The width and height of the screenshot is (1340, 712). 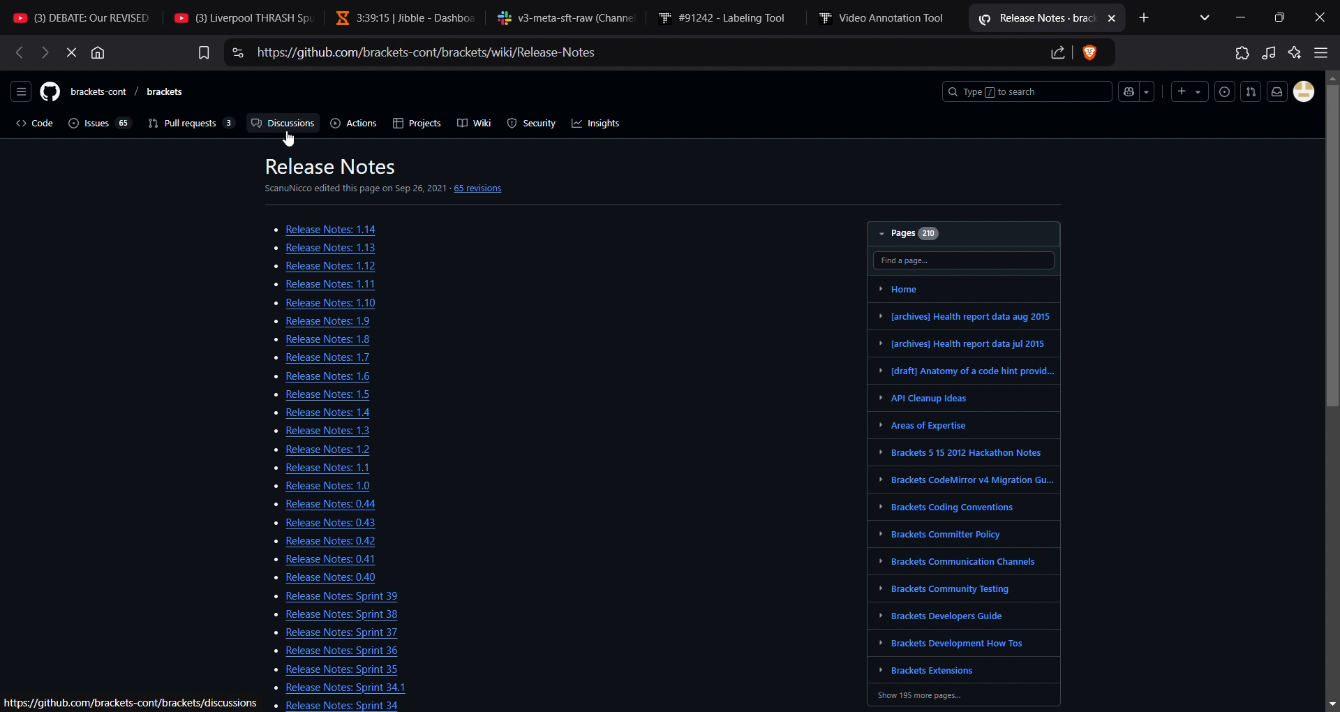 I want to click on Show 195 more pages..., so click(x=941, y=696).